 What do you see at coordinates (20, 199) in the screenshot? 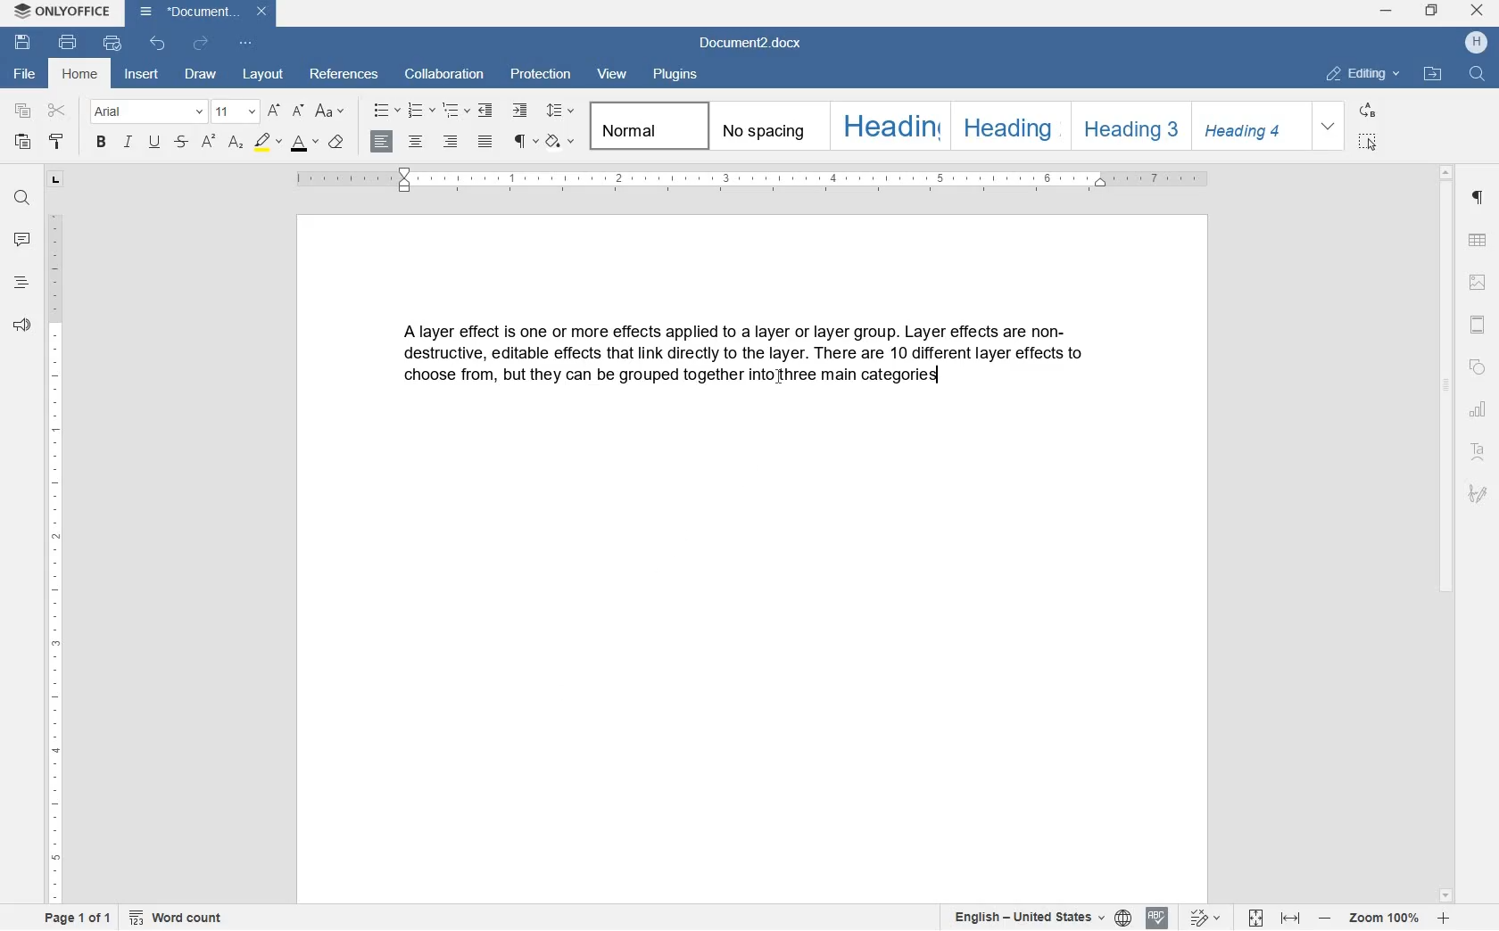
I see `find` at bounding box center [20, 199].